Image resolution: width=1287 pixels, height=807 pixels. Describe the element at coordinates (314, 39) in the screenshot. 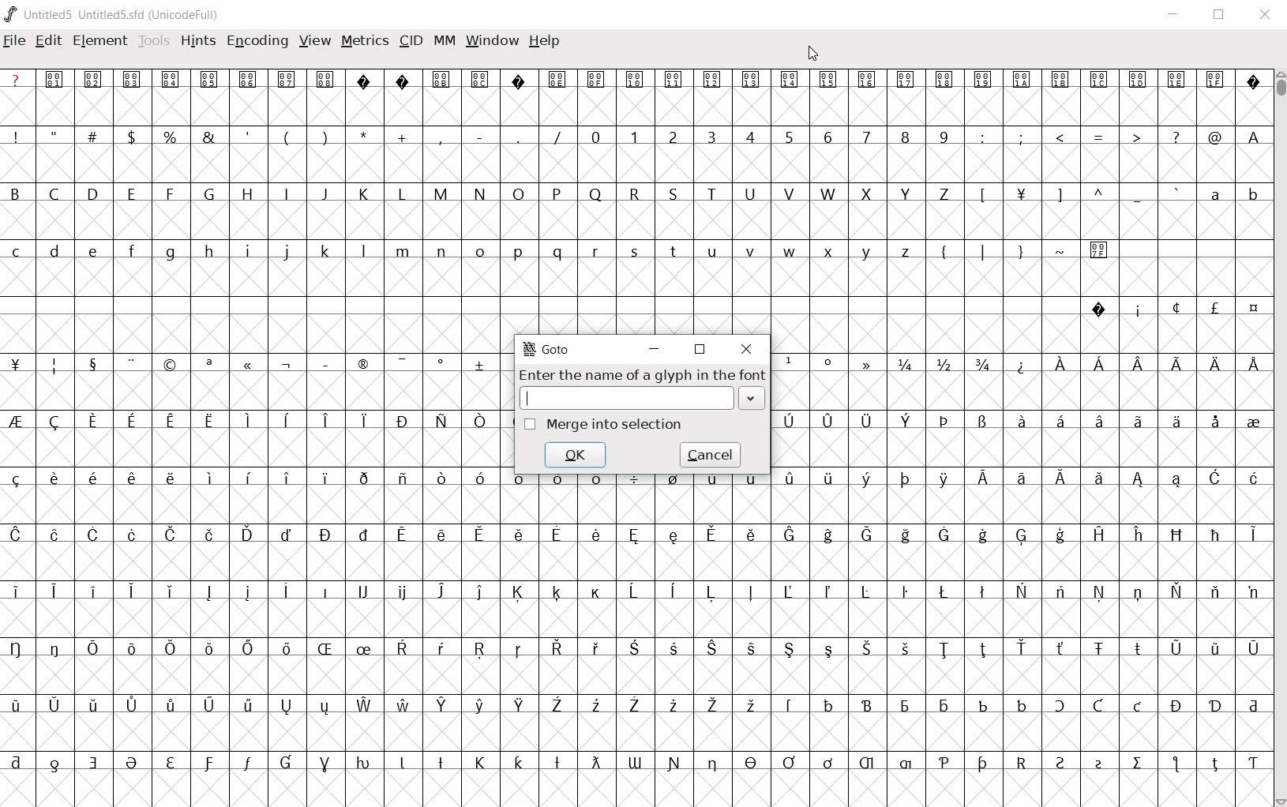

I see `VIEW` at that location.